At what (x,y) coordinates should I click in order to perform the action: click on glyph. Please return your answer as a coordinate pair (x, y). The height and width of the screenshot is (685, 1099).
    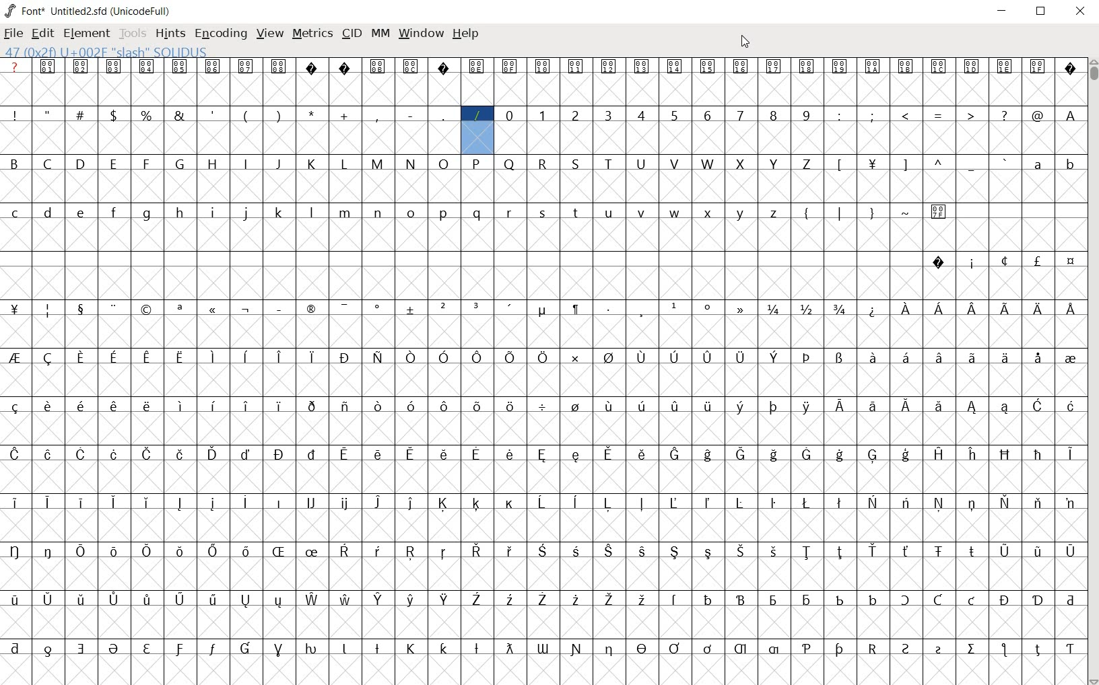
    Looking at the image, I should click on (214, 310).